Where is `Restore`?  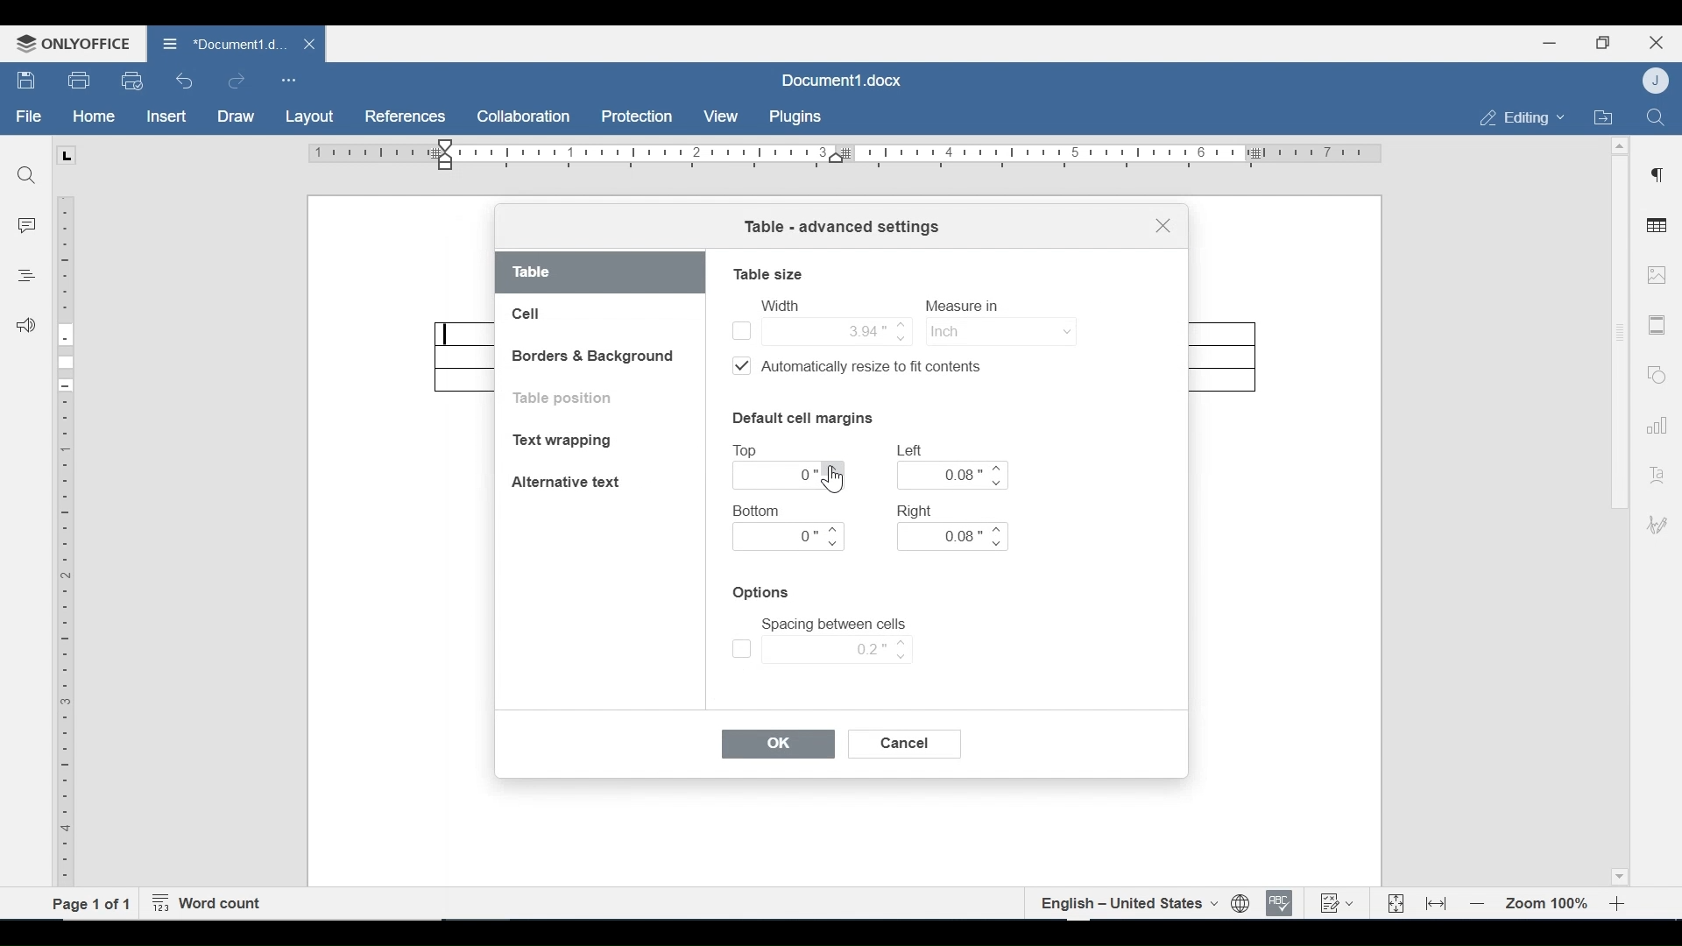 Restore is located at coordinates (1602, 43).